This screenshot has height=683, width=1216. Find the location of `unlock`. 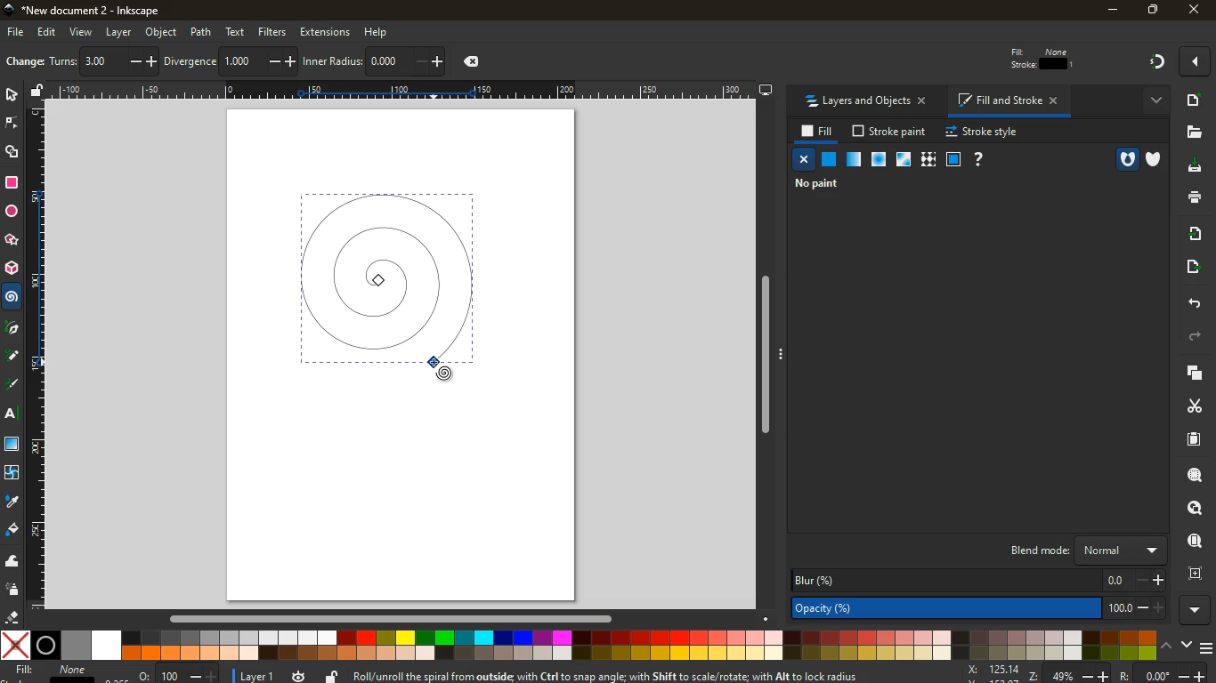

unlock is located at coordinates (331, 676).